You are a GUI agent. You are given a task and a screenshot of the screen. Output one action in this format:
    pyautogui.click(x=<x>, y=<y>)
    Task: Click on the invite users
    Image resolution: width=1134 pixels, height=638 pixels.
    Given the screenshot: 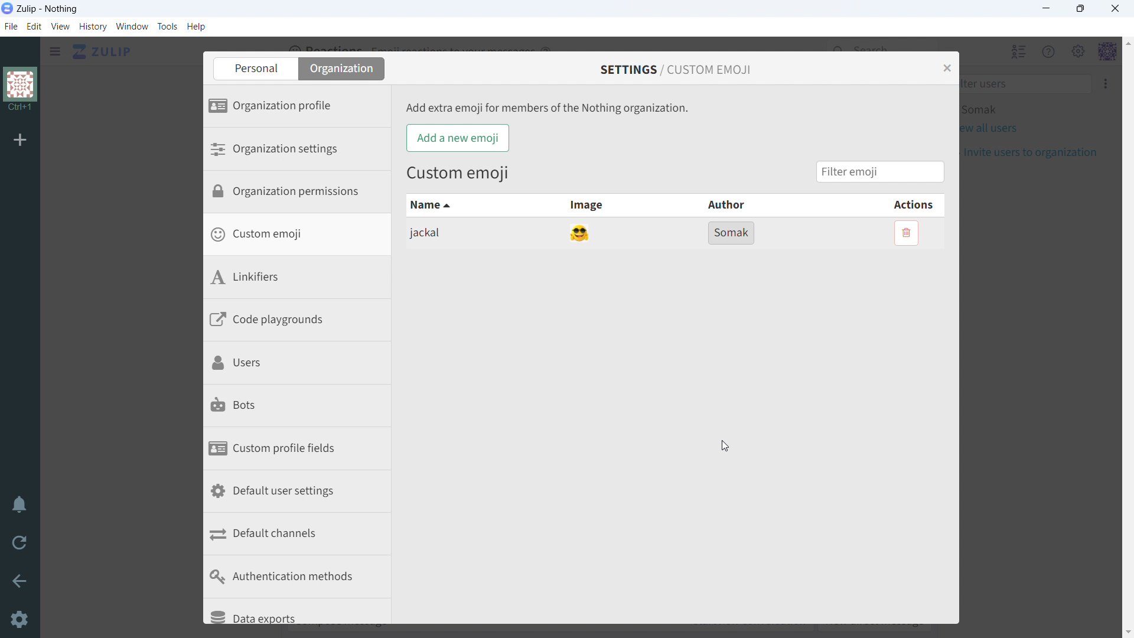 What is the action you would take?
    pyautogui.click(x=1105, y=84)
    